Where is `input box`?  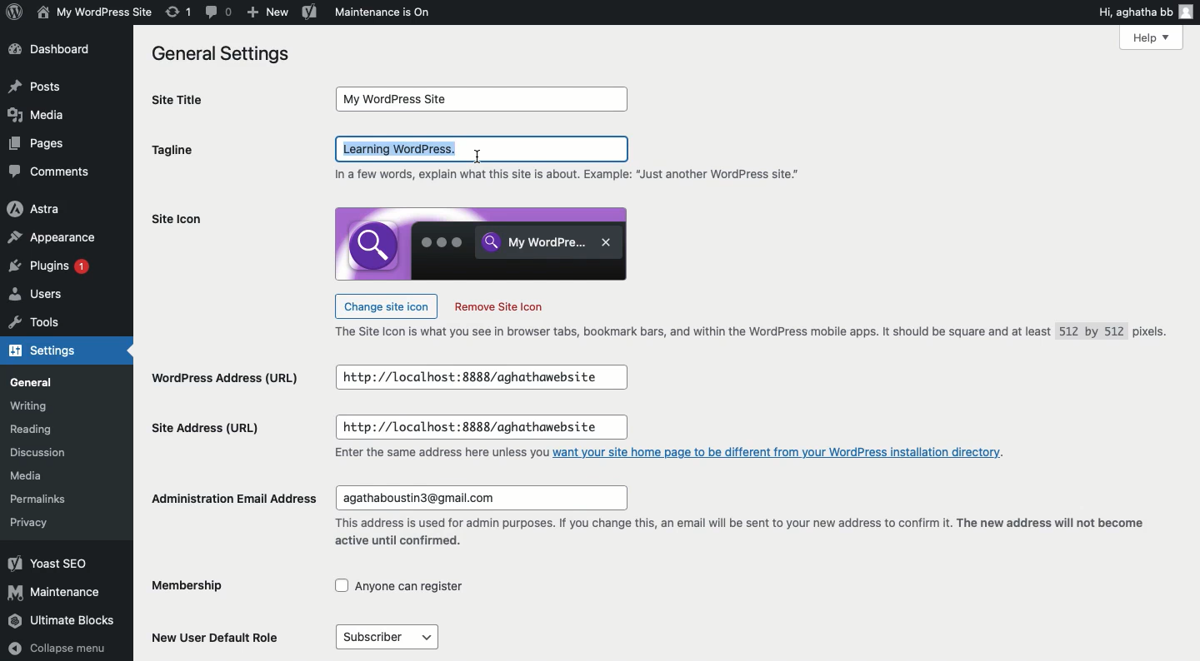
input box is located at coordinates (481, 428).